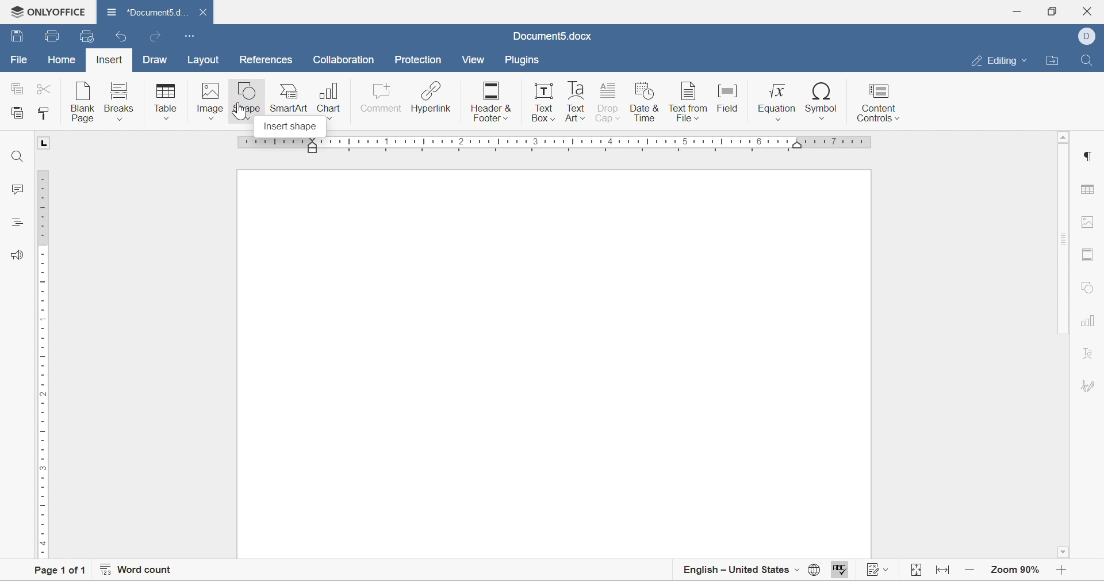 The image size is (1104, 581). Describe the element at coordinates (43, 362) in the screenshot. I see `ruler` at that location.